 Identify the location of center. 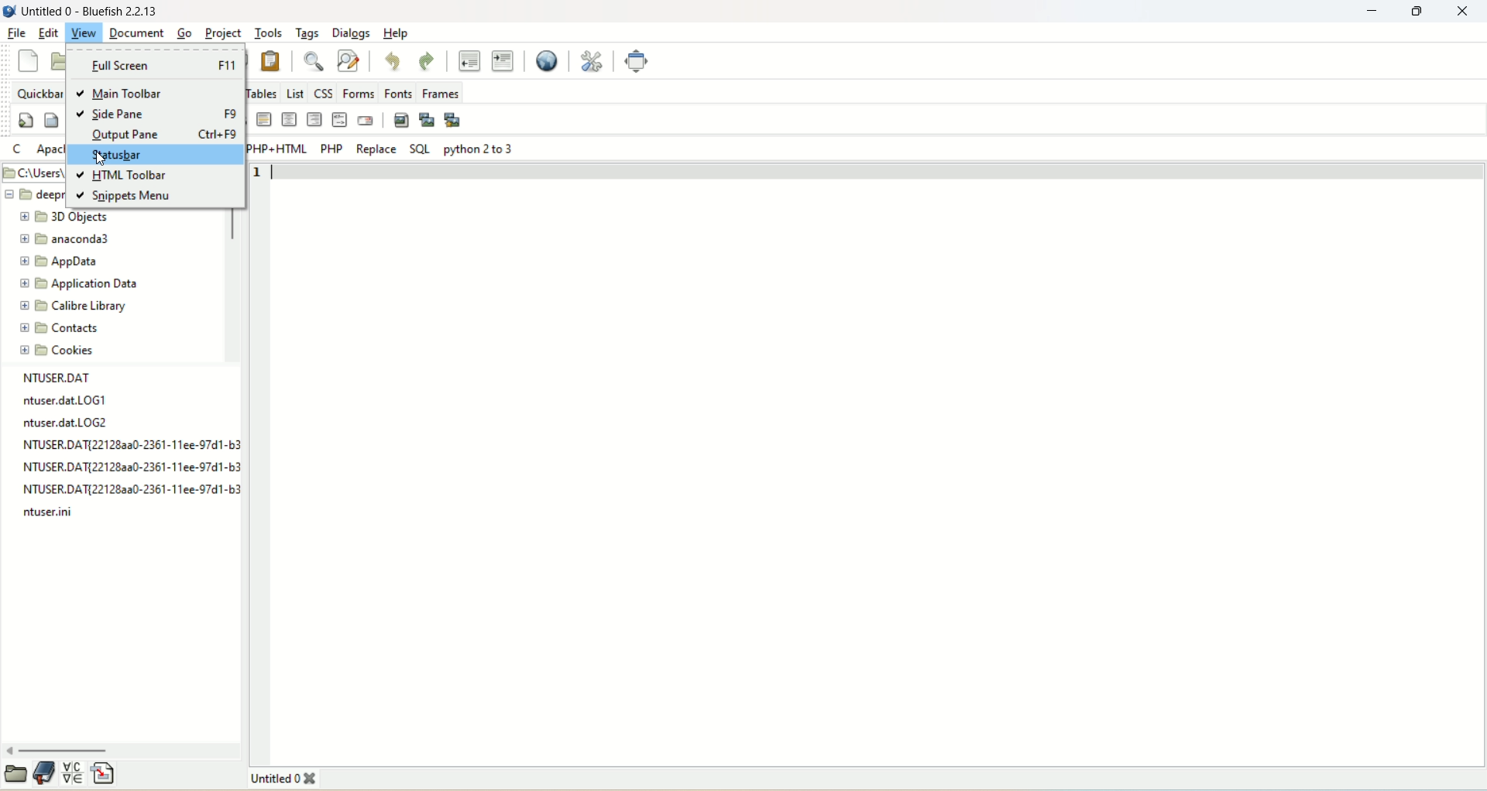
(289, 118).